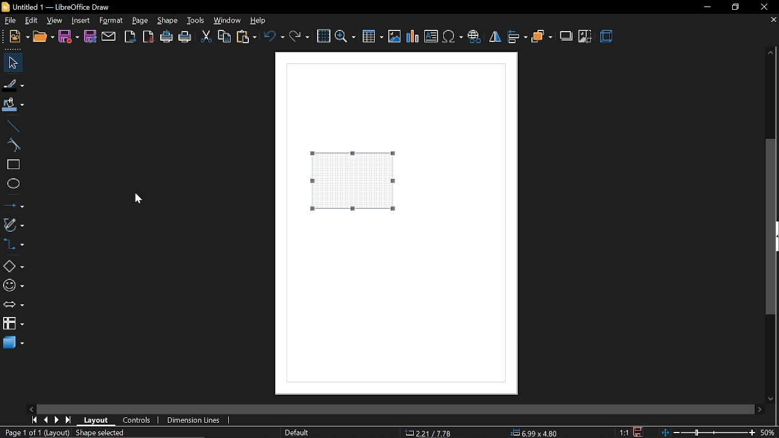 The image size is (779, 438). What do you see at coordinates (12, 244) in the screenshot?
I see `connector` at bounding box center [12, 244].